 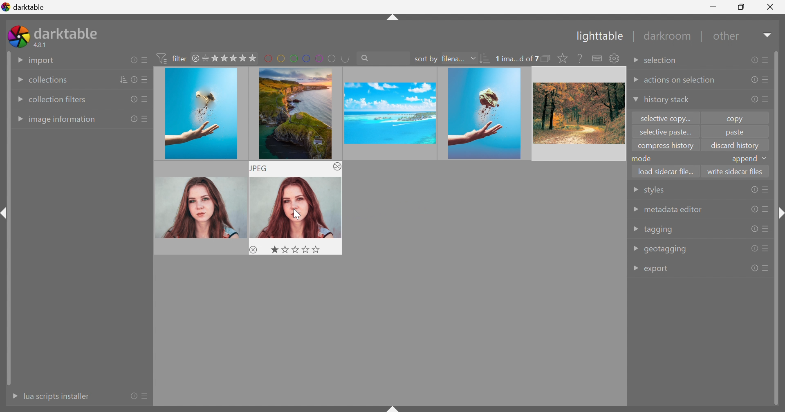 I want to click on selection, so click(x=663, y=61).